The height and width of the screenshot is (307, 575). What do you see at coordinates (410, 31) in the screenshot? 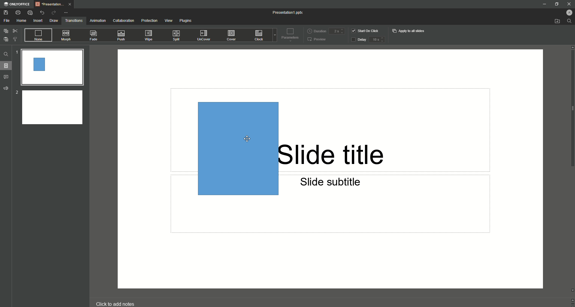
I see `Apply to all slides` at bounding box center [410, 31].